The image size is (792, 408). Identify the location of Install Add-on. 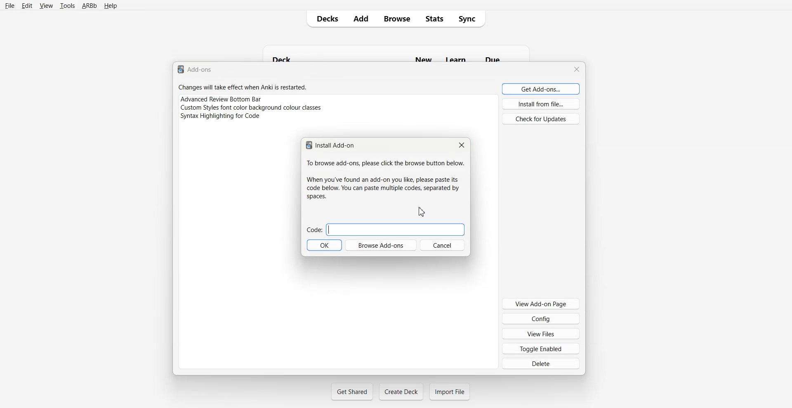
(330, 145).